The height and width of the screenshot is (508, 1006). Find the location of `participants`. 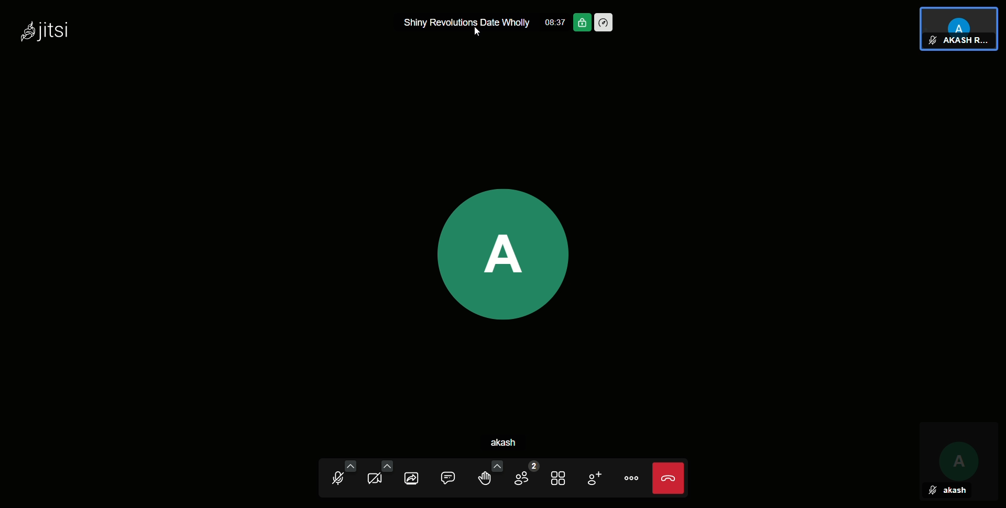

participants is located at coordinates (524, 476).